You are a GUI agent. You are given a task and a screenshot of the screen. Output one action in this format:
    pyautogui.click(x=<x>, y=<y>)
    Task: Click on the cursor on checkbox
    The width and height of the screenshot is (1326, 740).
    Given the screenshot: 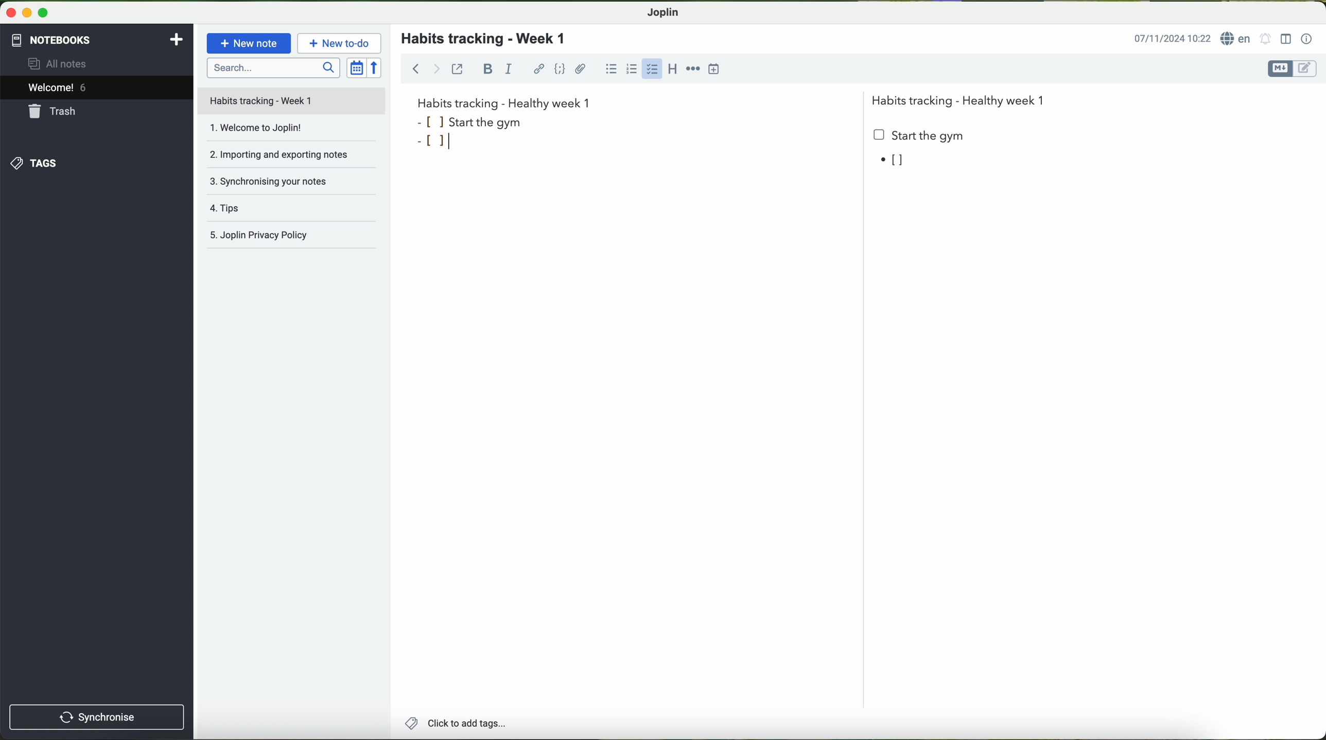 What is the action you would take?
    pyautogui.click(x=653, y=72)
    